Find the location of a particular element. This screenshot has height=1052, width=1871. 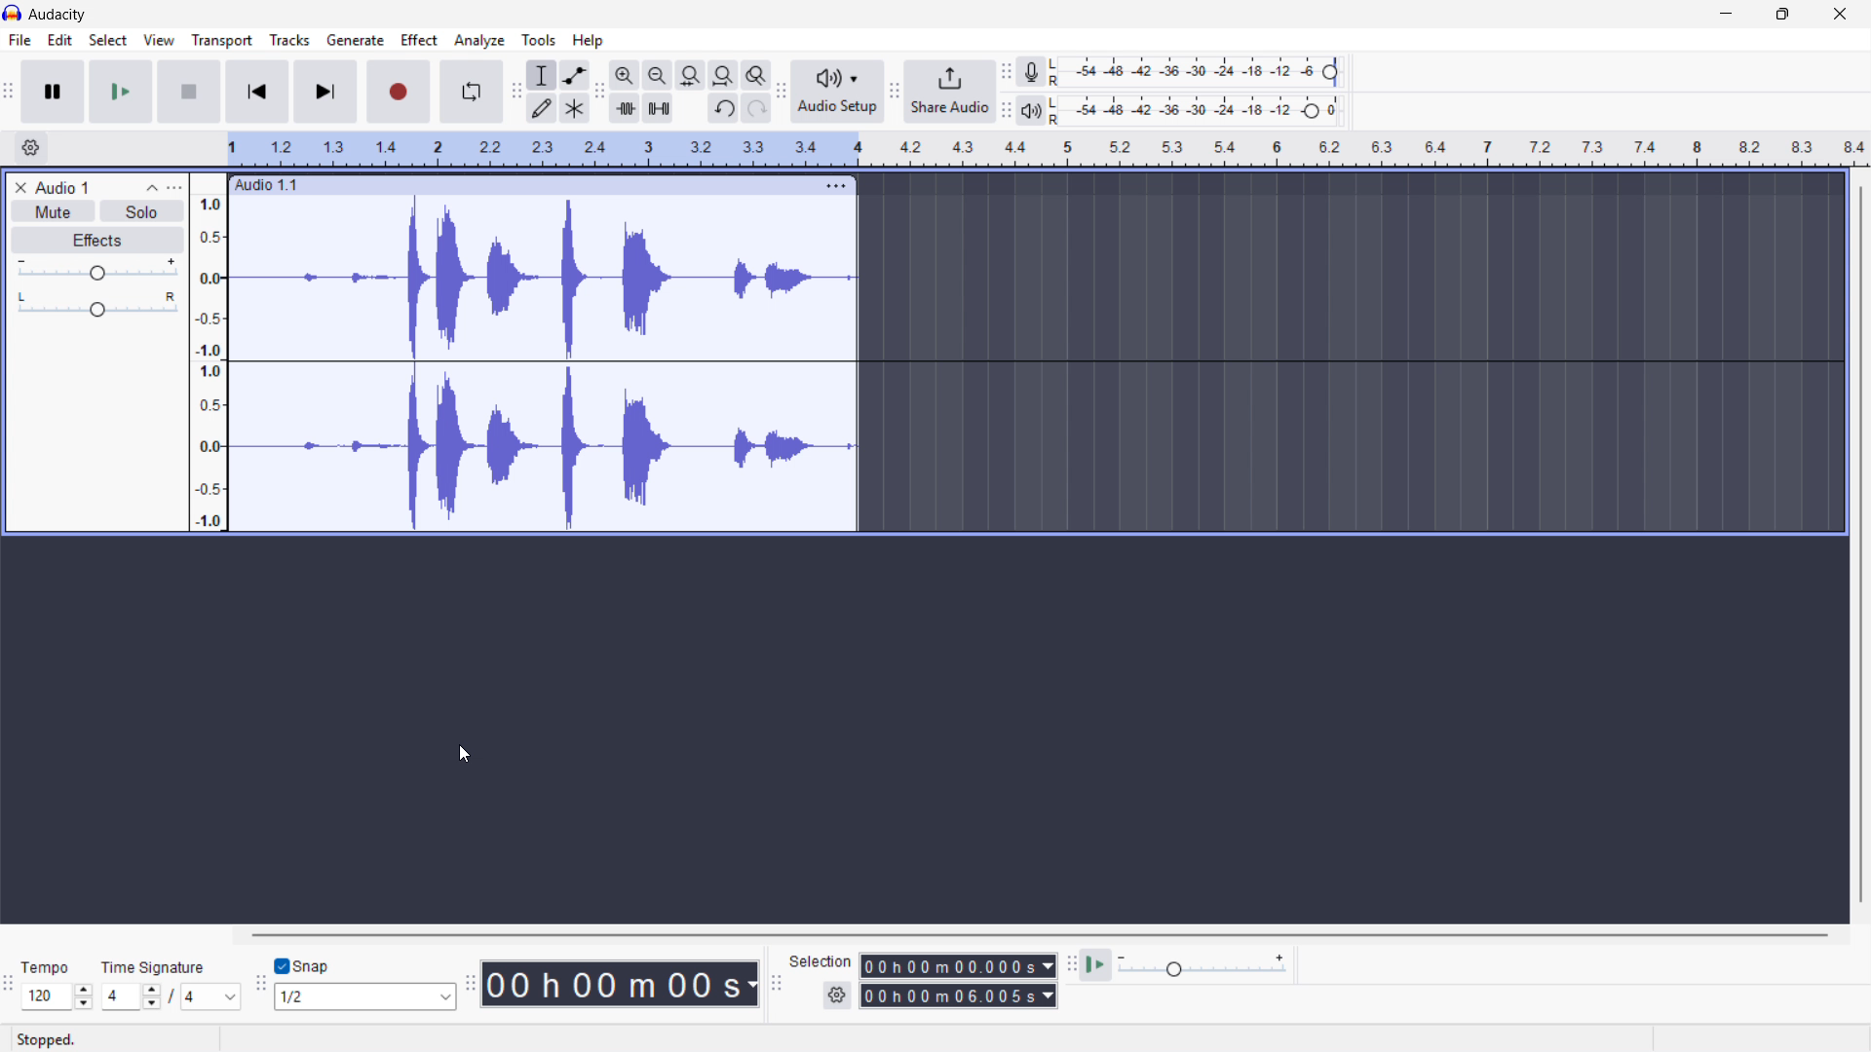

Mute is located at coordinates (55, 211).